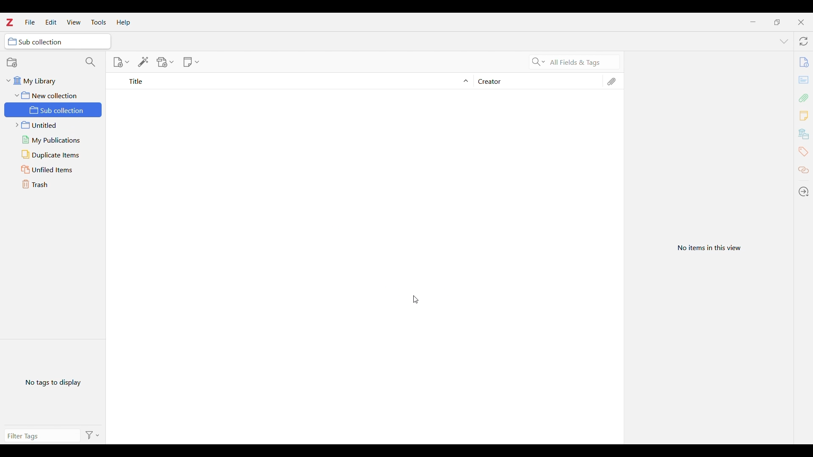 Image resolution: width=813 pixels, height=457 pixels. I want to click on Add attachment , so click(804, 98).